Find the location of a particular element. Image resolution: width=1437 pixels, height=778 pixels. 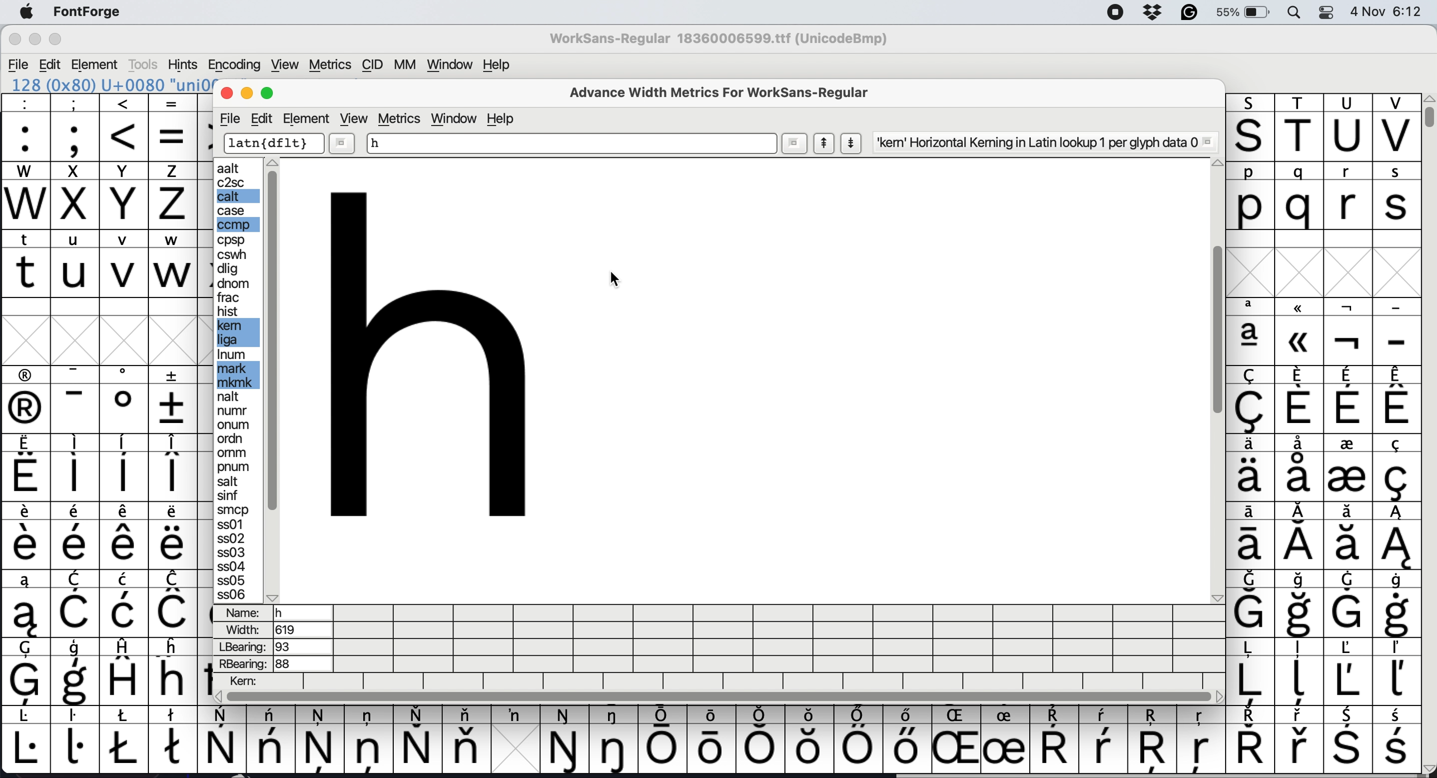

MM is located at coordinates (408, 64).